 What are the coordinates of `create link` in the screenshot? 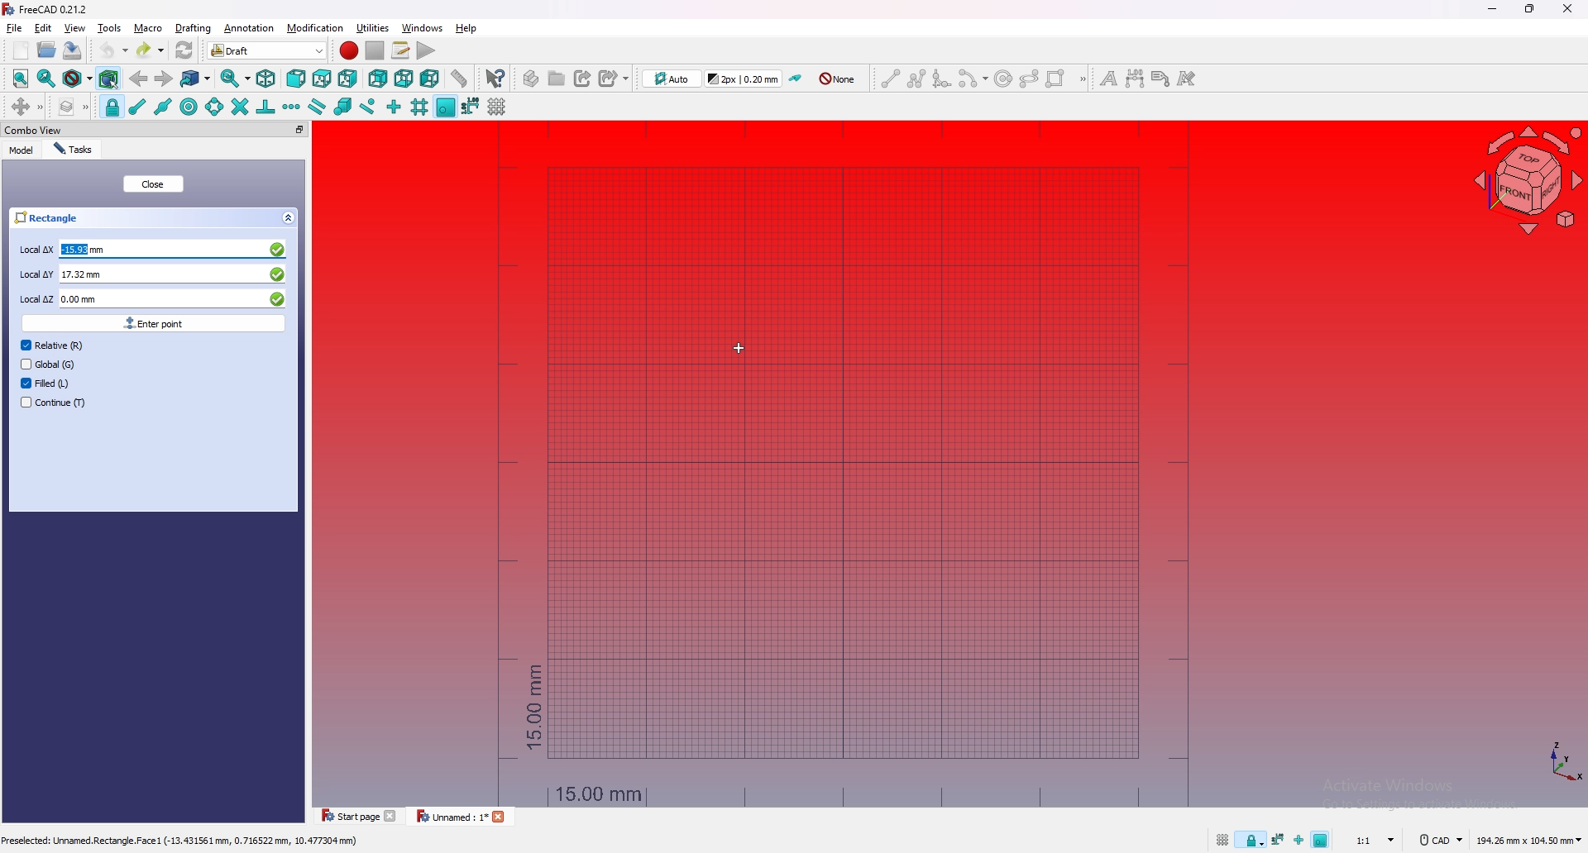 It's located at (583, 78).